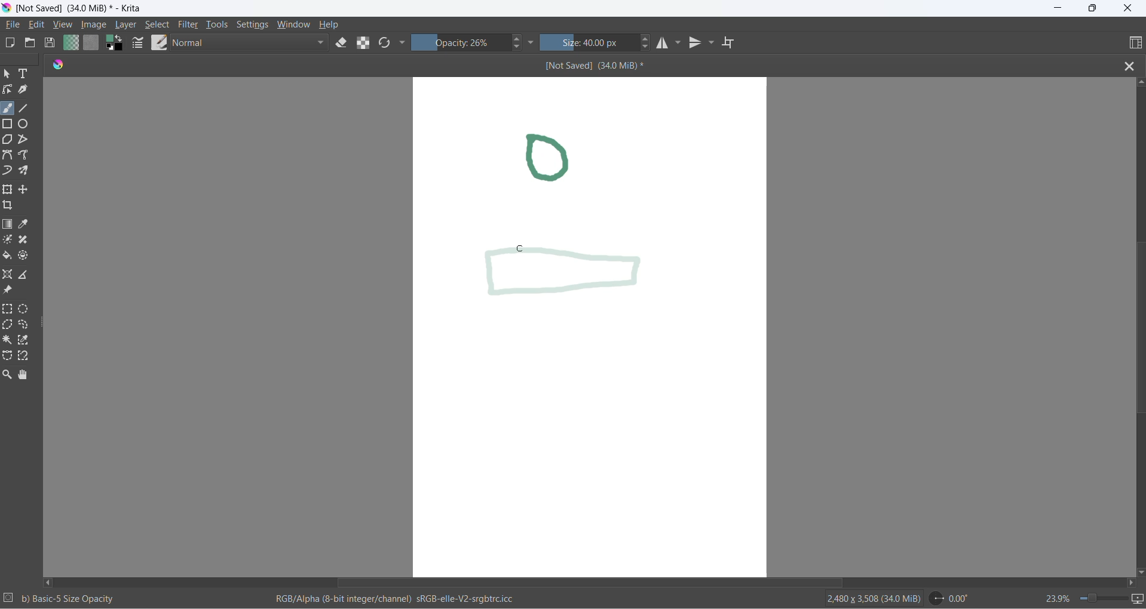  Describe the element at coordinates (27, 340) in the screenshot. I see `similar color selection tool` at that location.